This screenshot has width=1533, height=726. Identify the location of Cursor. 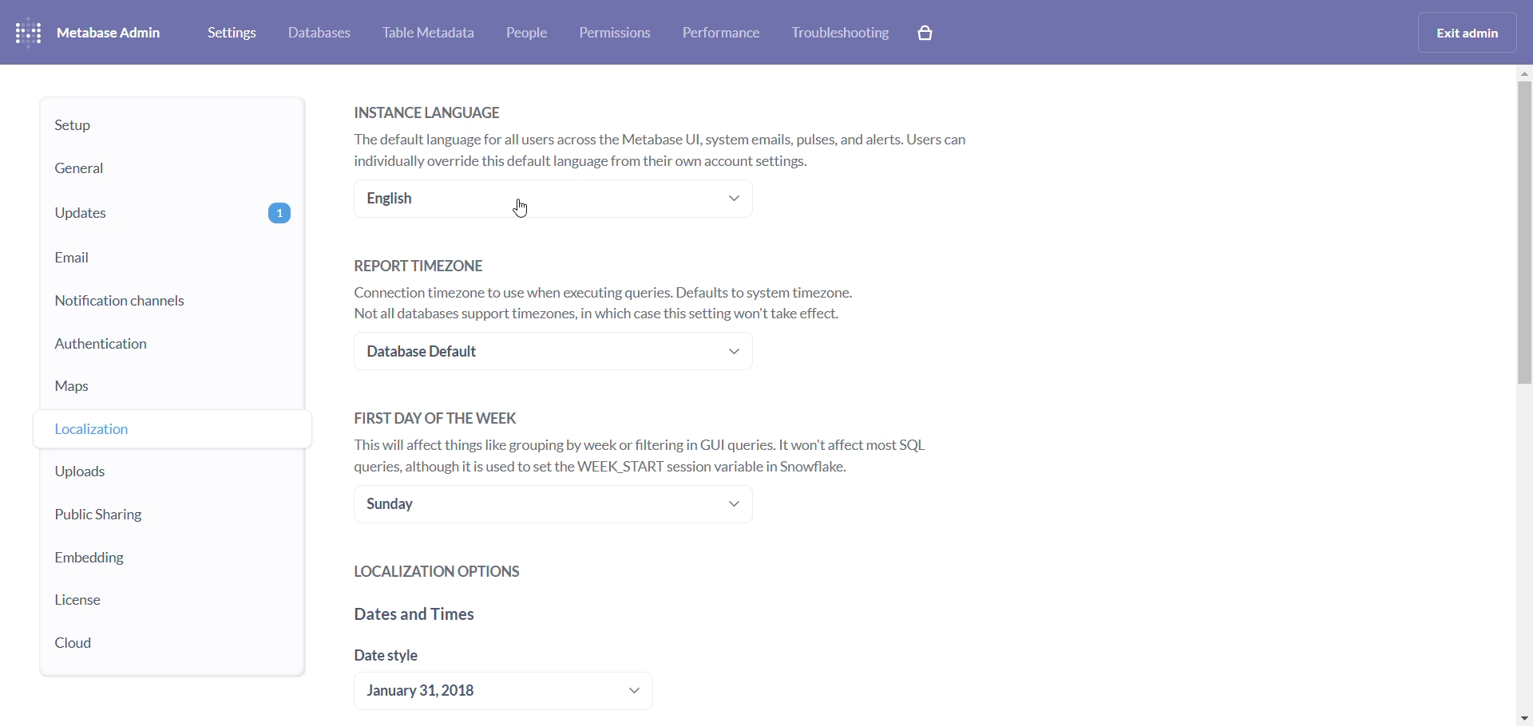
(521, 209).